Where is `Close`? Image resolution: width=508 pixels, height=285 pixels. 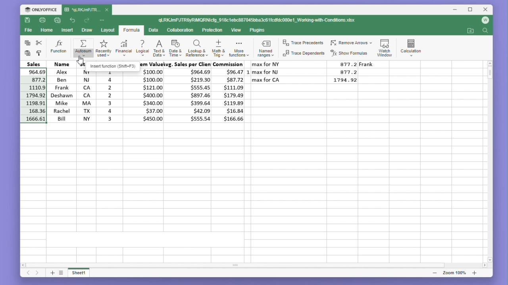 Close is located at coordinates (483, 10).